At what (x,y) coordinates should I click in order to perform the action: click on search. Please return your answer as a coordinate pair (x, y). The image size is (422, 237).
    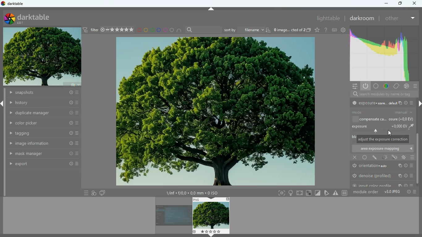
    Looking at the image, I should click on (203, 29).